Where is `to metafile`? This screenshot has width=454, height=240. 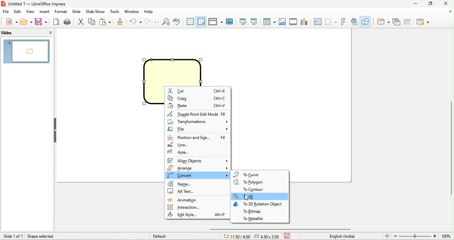 to metafile is located at coordinates (254, 219).